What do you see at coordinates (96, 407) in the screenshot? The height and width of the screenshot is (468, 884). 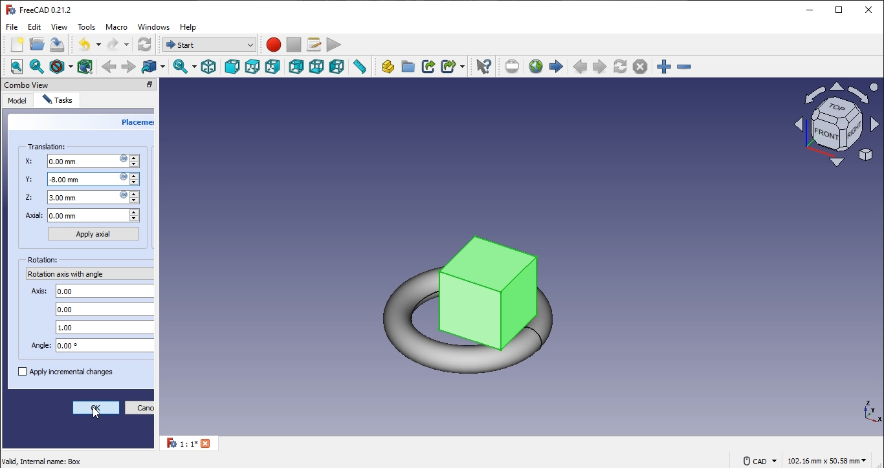 I see `ok` at bounding box center [96, 407].